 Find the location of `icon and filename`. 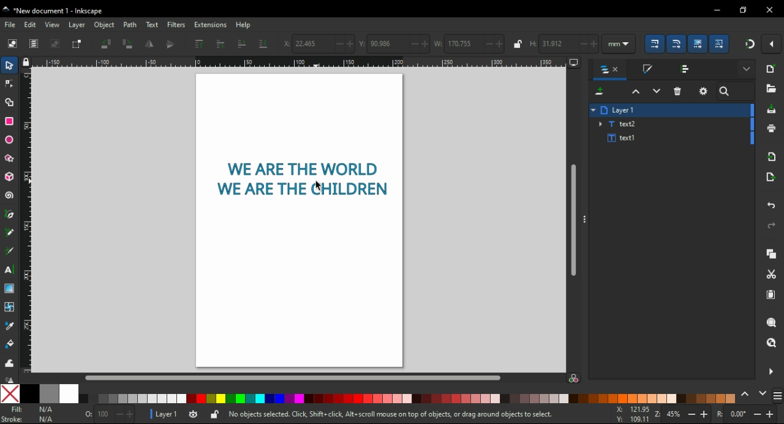

icon and filename is located at coordinates (54, 10).